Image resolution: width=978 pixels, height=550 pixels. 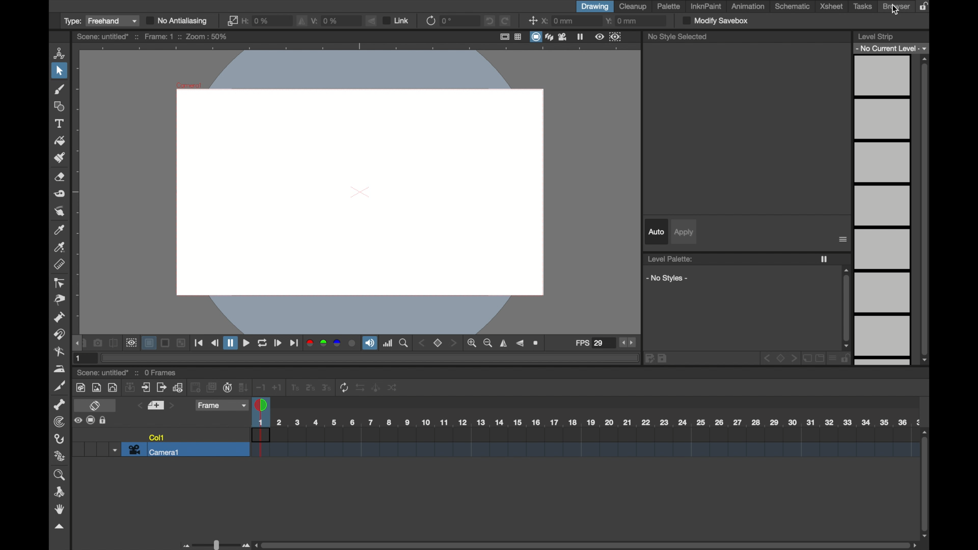 I want to click on front, so click(x=454, y=343).